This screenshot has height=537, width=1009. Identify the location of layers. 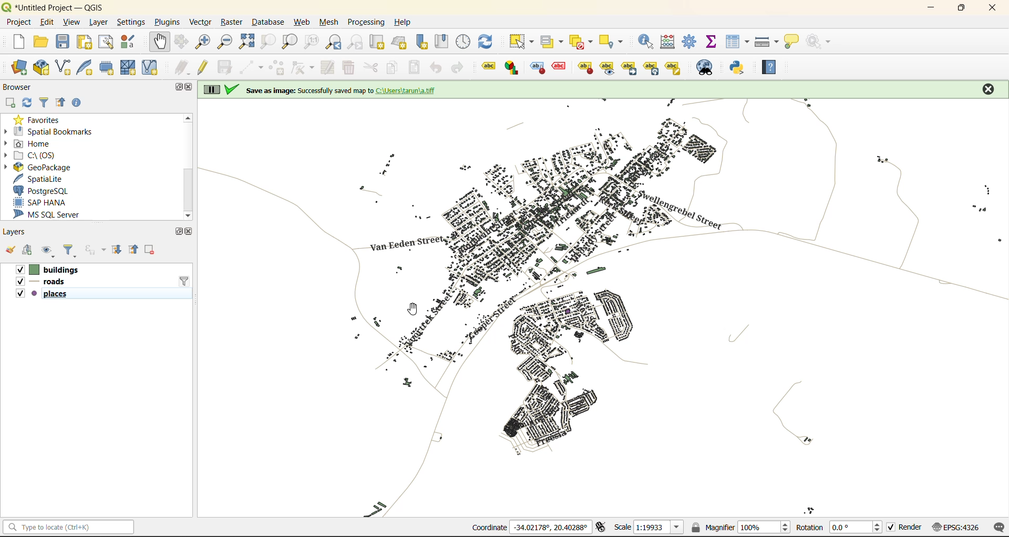
(57, 281).